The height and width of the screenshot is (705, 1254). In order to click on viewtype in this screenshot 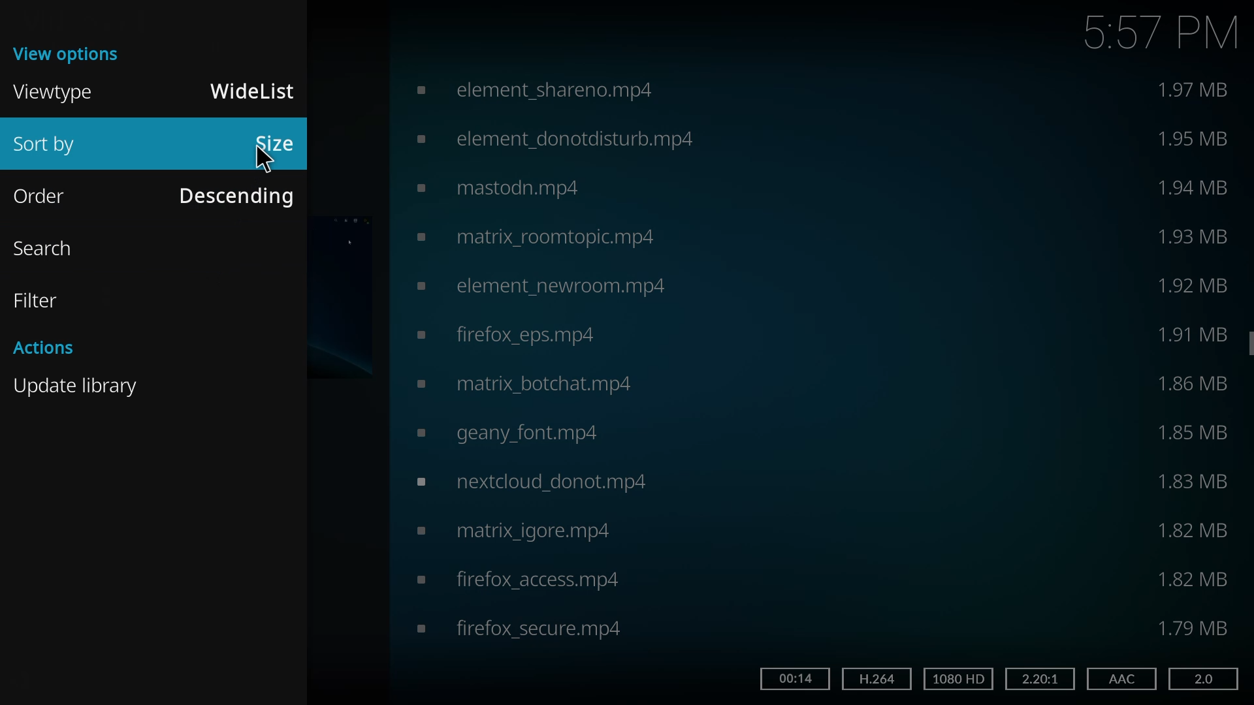, I will do `click(56, 91)`.